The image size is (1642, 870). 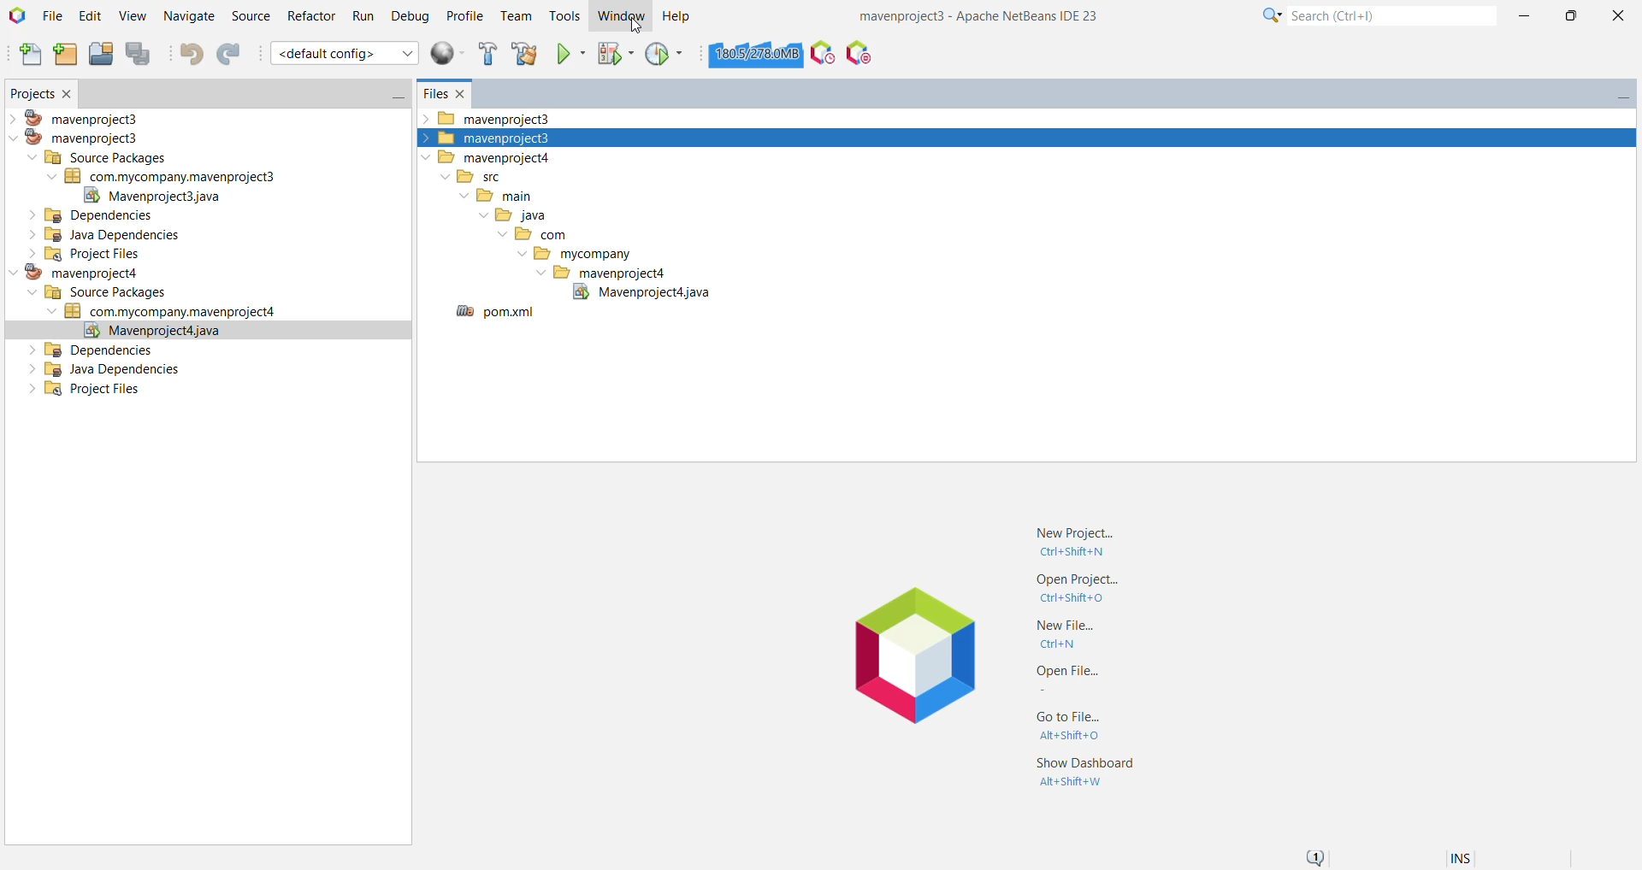 What do you see at coordinates (1079, 544) in the screenshot?
I see `New Project` at bounding box center [1079, 544].